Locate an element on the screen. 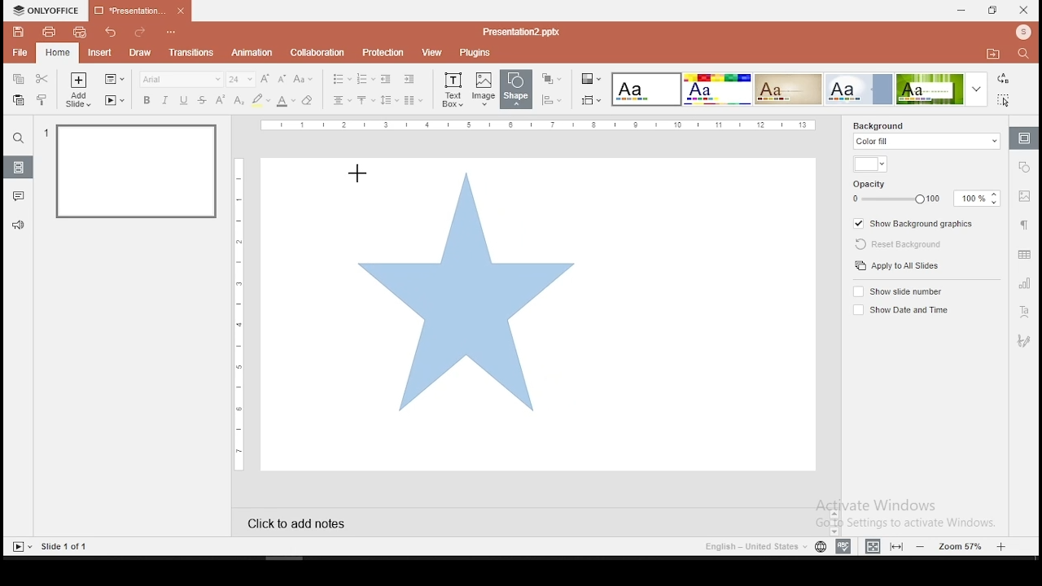 This screenshot has height=586, width=1042. start slideshow is located at coordinates (115, 100).